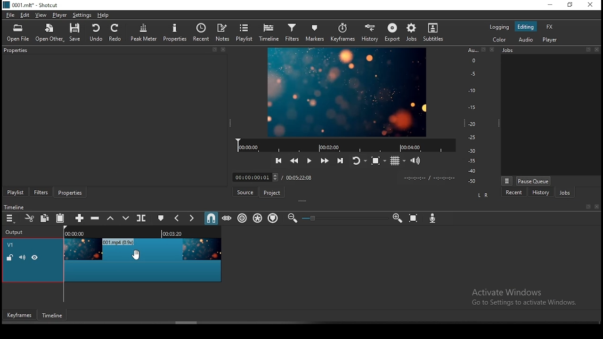 This screenshot has height=339, width=603. I want to click on bookmark, so click(586, 207).